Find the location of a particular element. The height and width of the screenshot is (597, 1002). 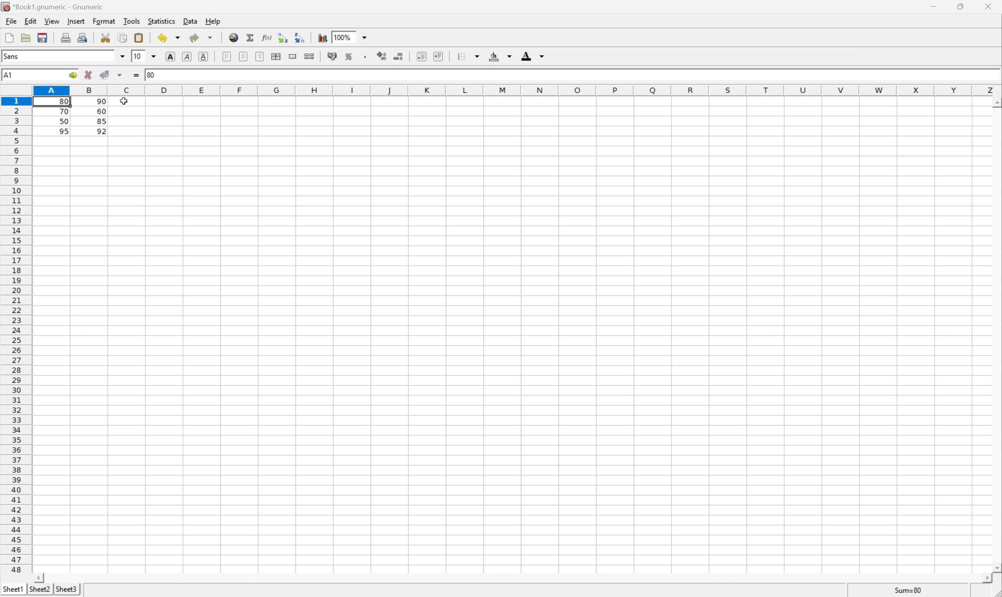

Go to... is located at coordinates (73, 75).